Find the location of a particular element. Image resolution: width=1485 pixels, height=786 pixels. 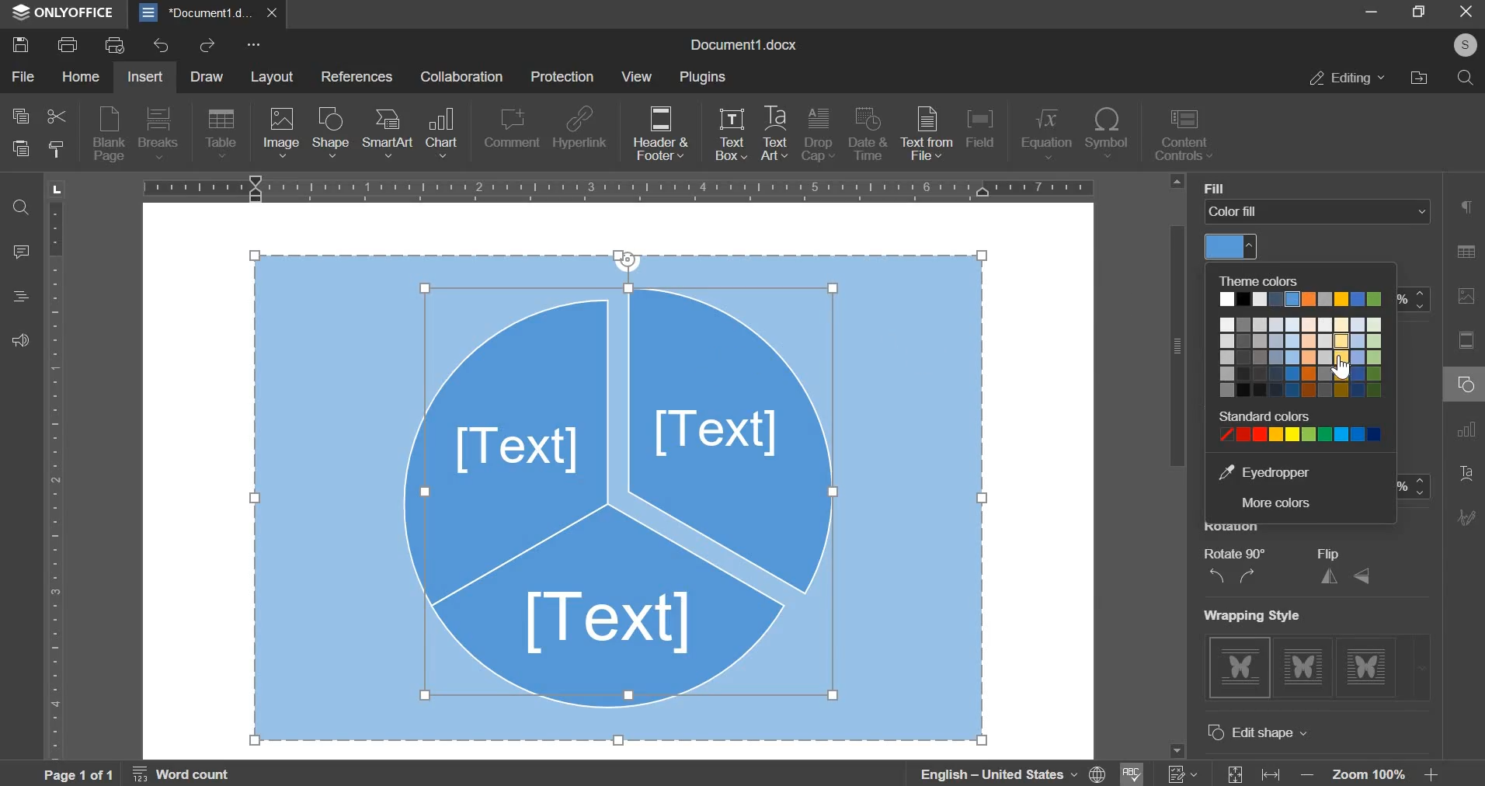

field is located at coordinates (979, 127).